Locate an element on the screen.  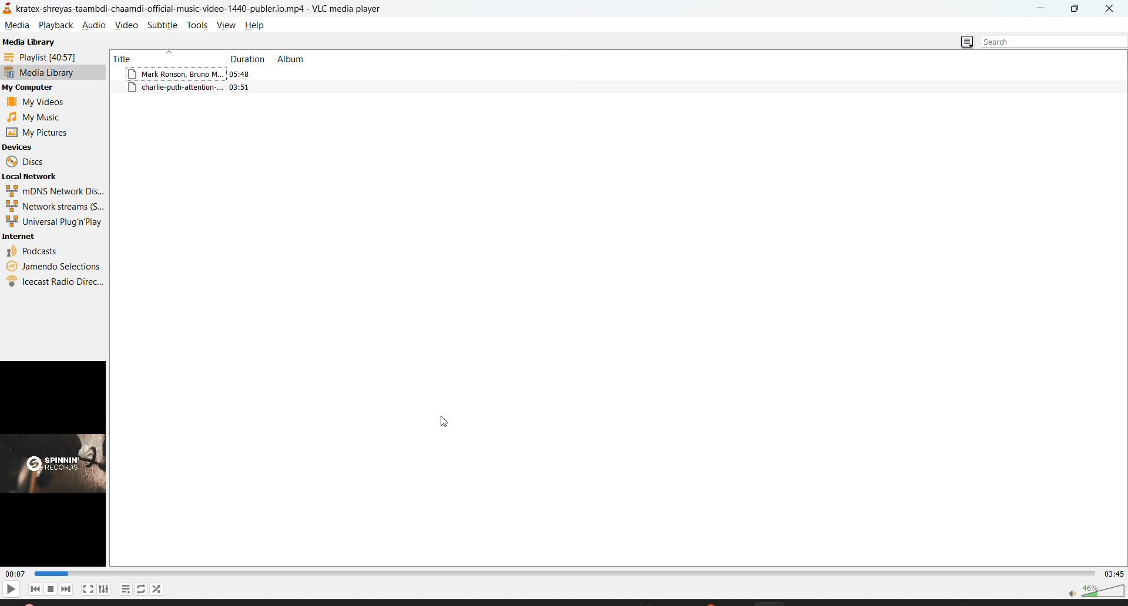
podcasts is located at coordinates (31, 253).